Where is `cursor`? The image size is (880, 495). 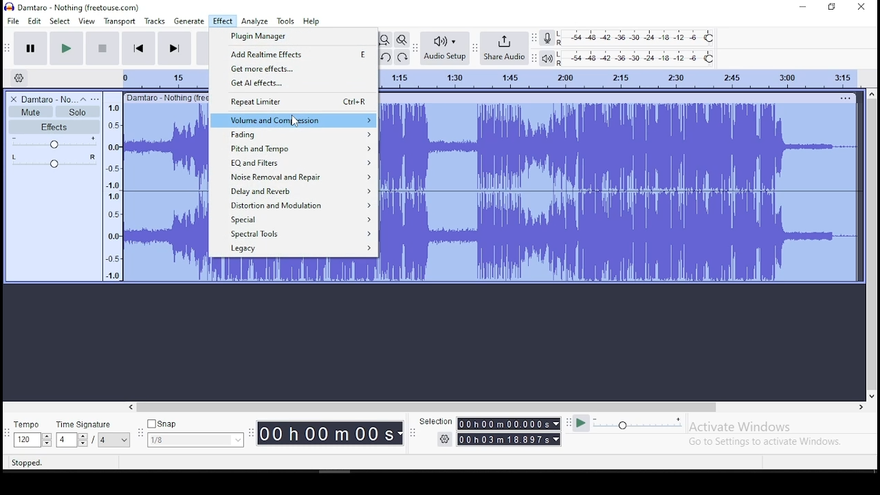 cursor is located at coordinates (295, 120).